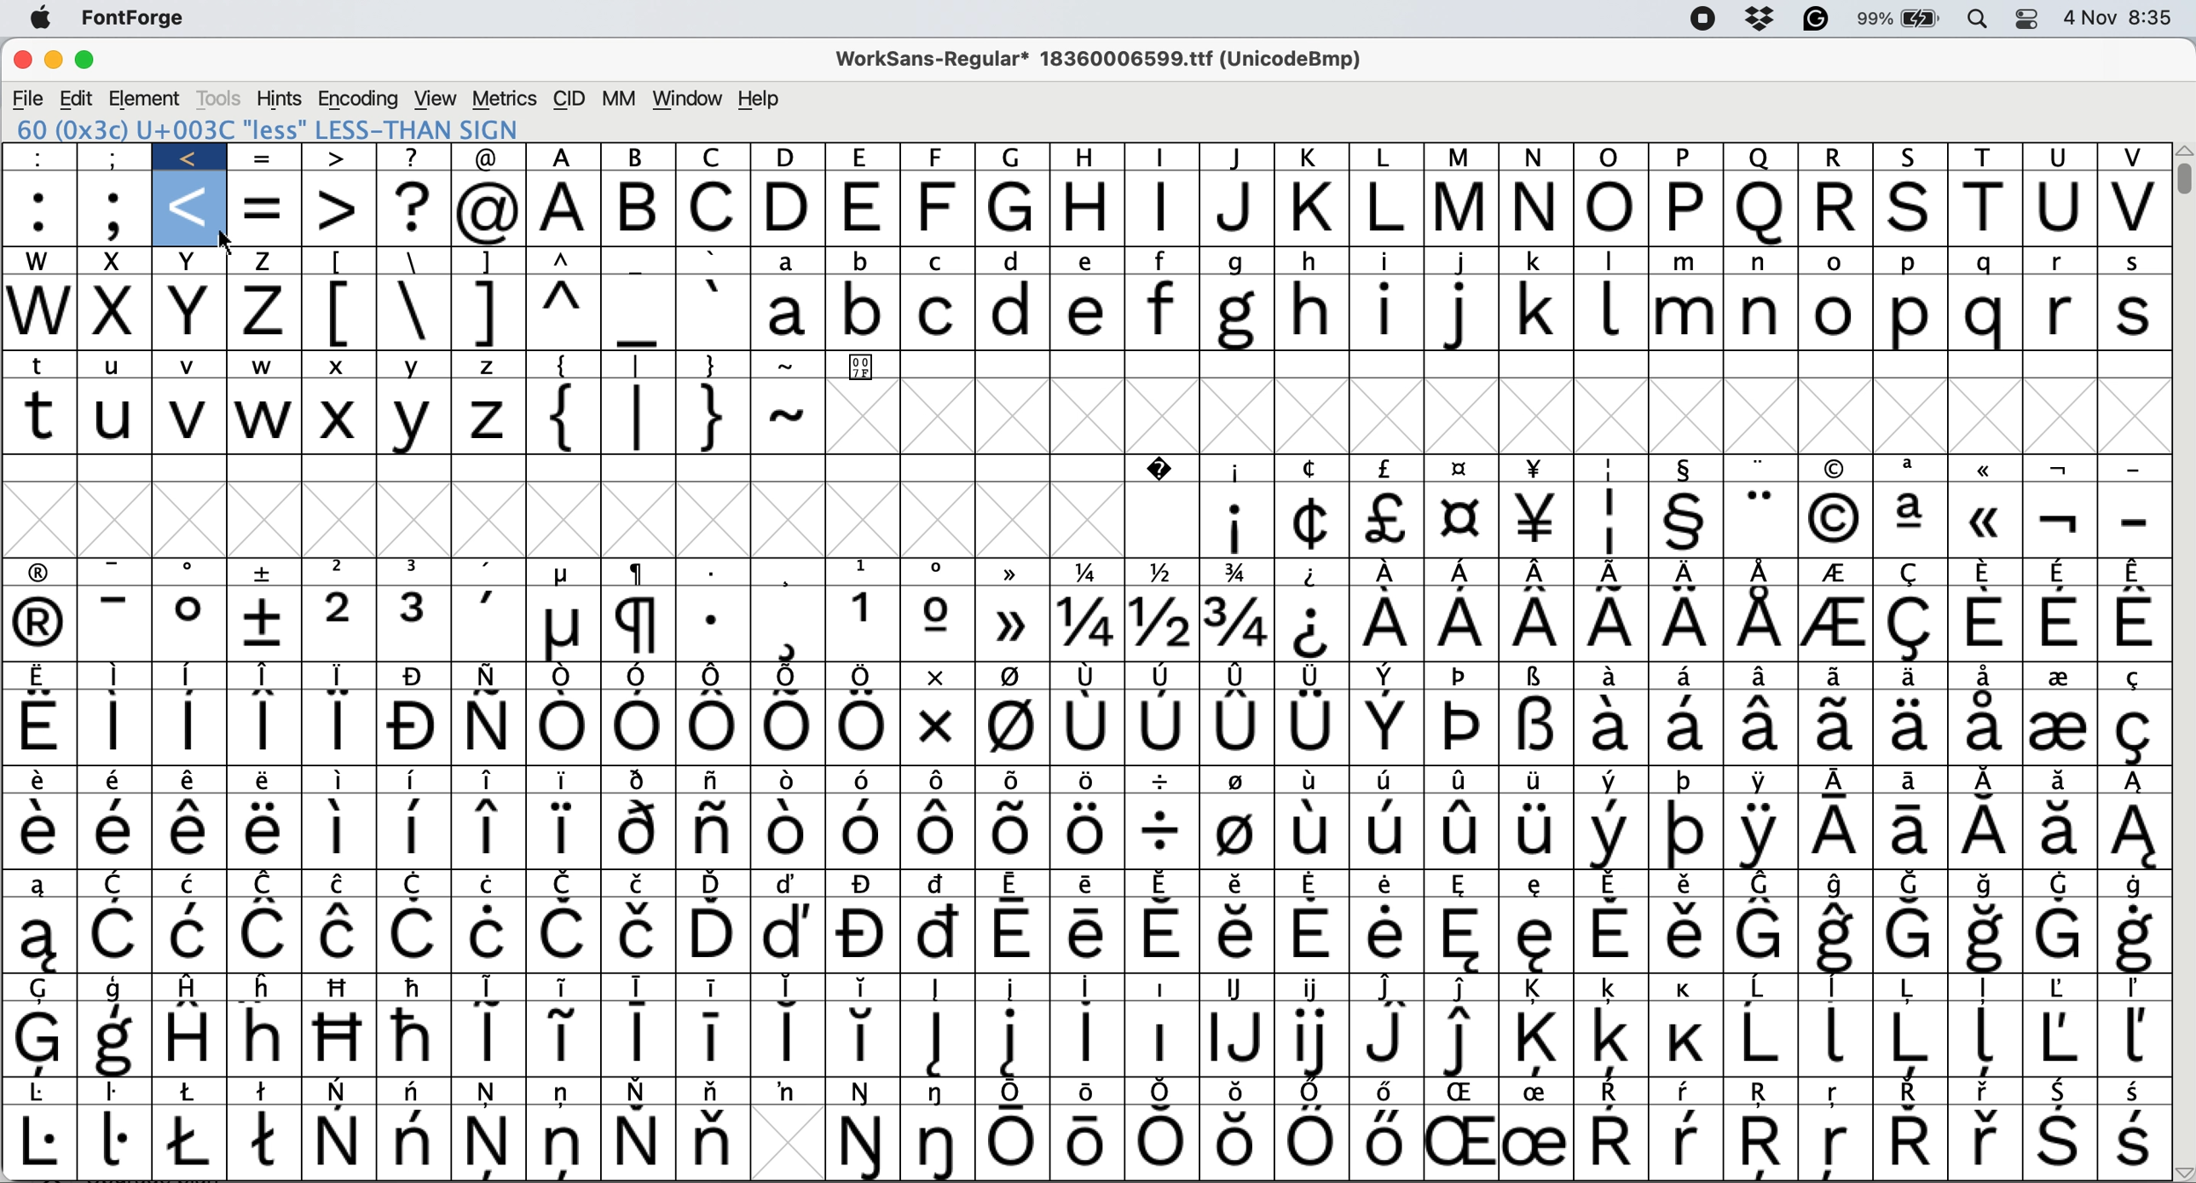 This screenshot has width=2196, height=1183. Describe the element at coordinates (492, 881) in the screenshot. I see `Symbol` at that location.